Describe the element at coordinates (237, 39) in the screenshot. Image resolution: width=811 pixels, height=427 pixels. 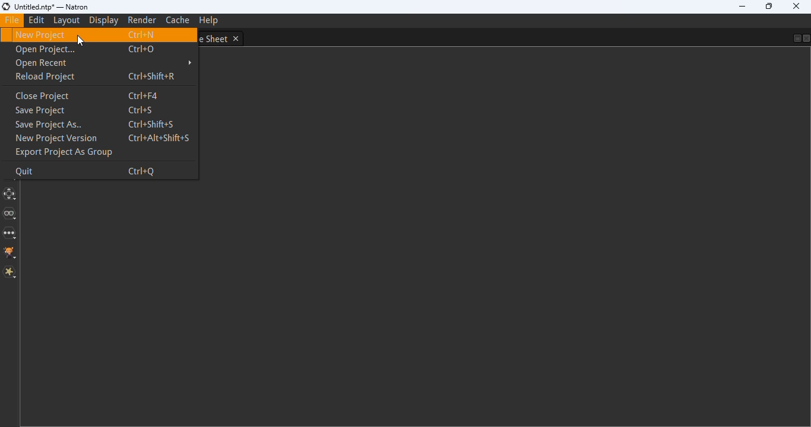
I see `close tab` at that location.